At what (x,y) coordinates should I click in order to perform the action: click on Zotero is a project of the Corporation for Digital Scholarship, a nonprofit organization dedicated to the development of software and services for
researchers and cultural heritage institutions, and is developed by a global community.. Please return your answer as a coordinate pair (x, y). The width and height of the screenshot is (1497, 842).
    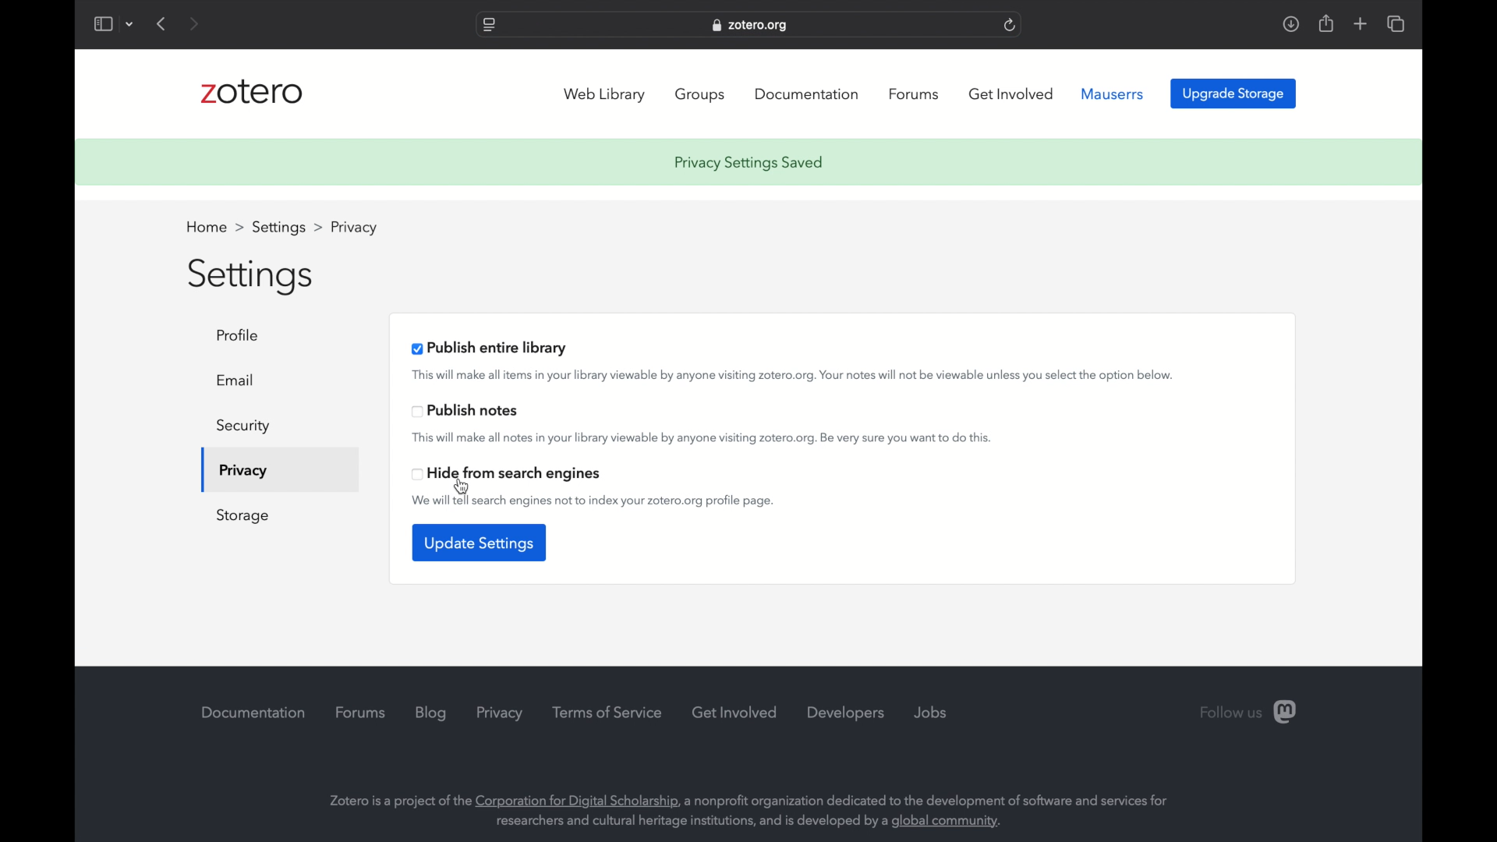
    Looking at the image, I should click on (756, 805).